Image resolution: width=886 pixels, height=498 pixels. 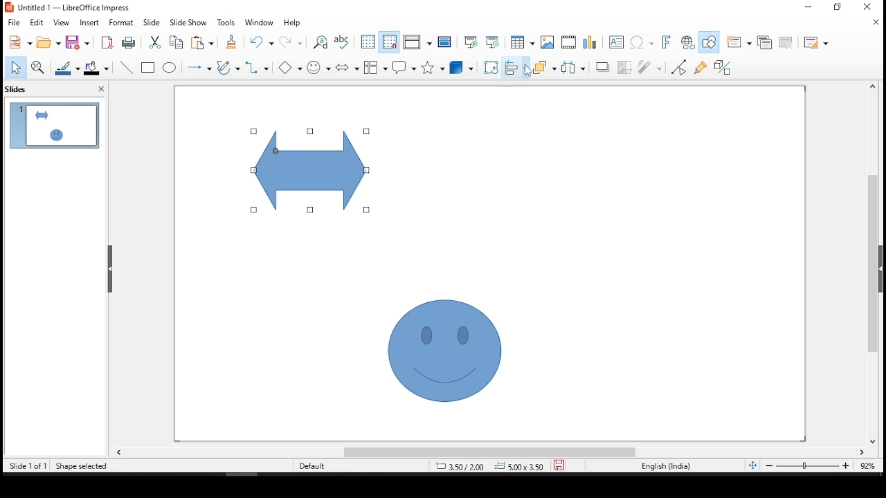 What do you see at coordinates (763, 40) in the screenshot?
I see `duplicate slide` at bounding box center [763, 40].